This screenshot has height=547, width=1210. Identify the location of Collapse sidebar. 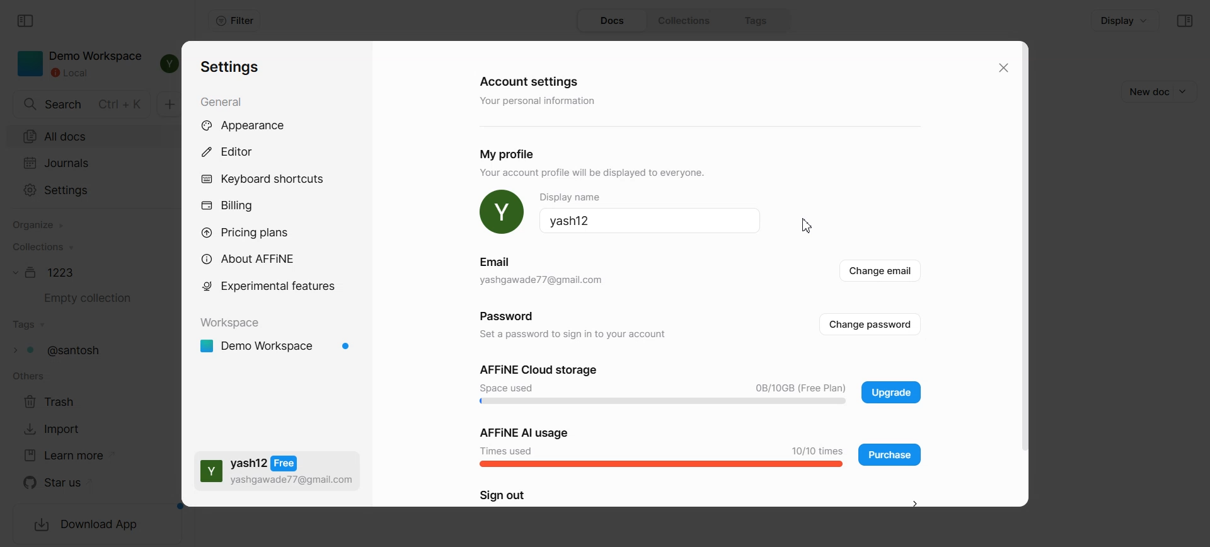
(1185, 21).